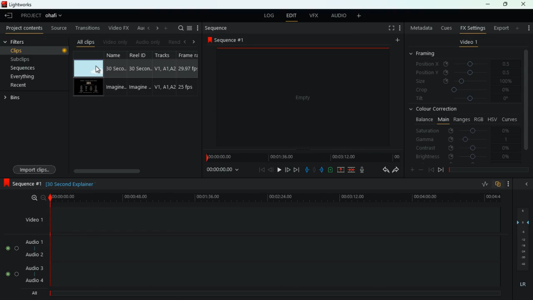 The width and height of the screenshot is (533, 300). I want to click on audio 1, so click(35, 242).